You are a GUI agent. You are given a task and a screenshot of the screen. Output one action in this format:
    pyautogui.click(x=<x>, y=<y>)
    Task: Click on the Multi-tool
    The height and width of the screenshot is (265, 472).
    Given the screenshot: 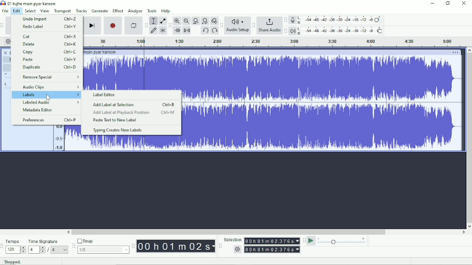 What is the action you would take?
    pyautogui.click(x=163, y=30)
    